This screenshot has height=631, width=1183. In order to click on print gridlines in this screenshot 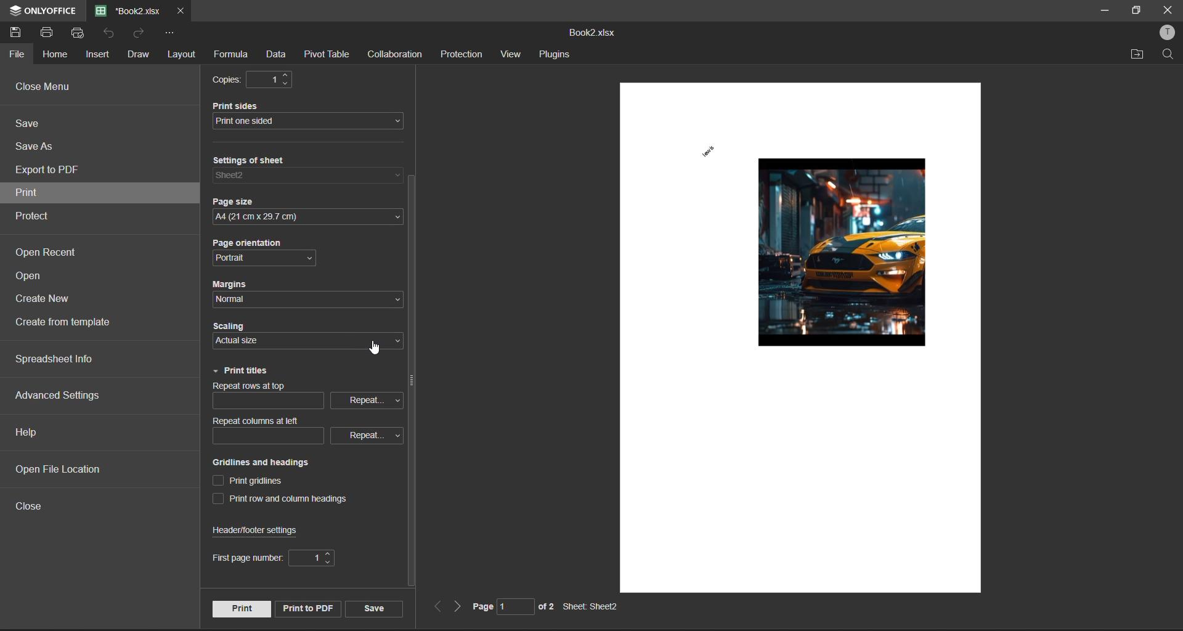, I will do `click(254, 481)`.